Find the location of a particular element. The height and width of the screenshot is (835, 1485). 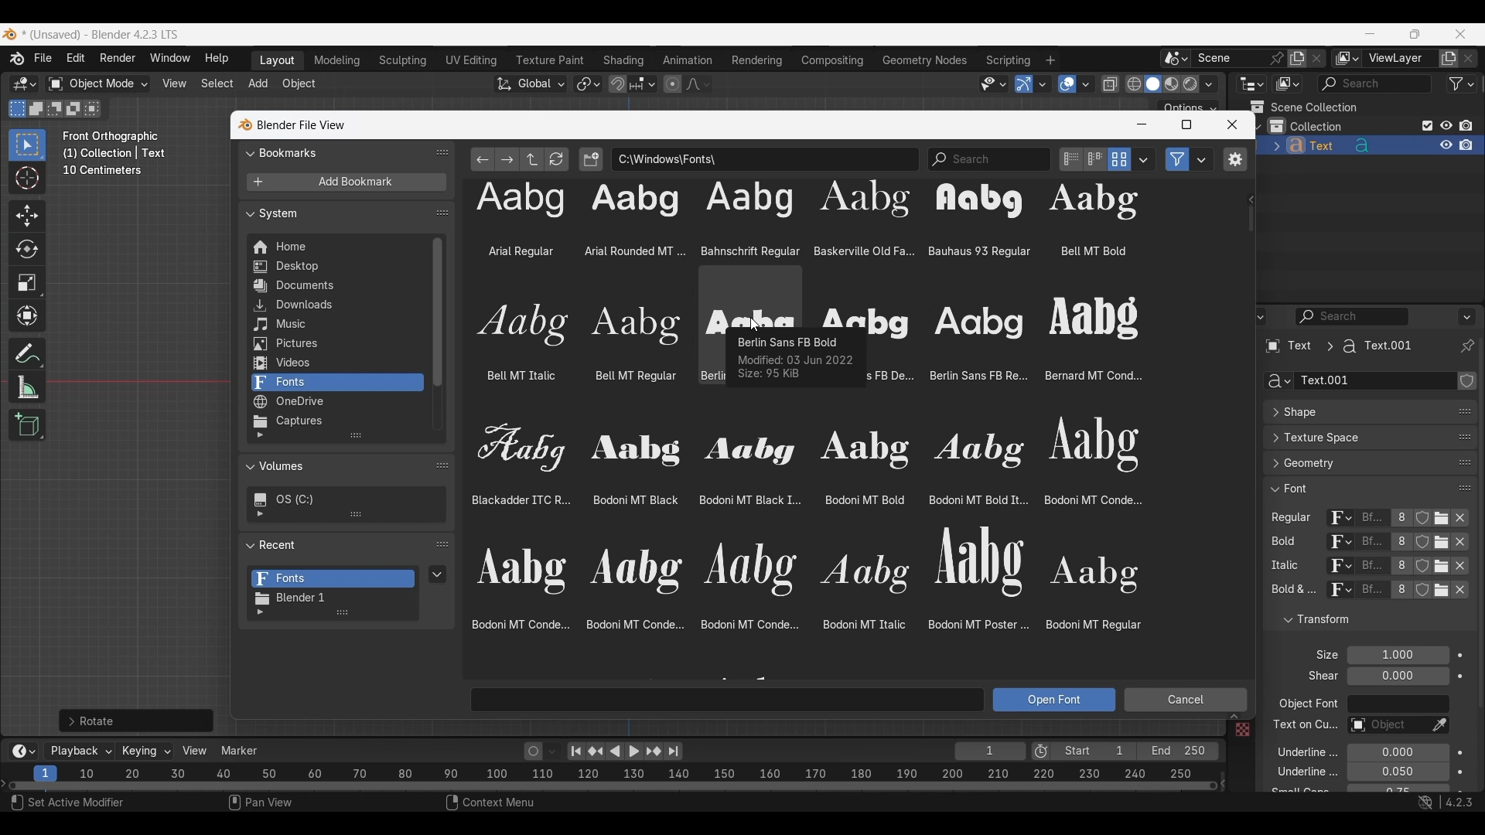

text is located at coordinates (1319, 677).